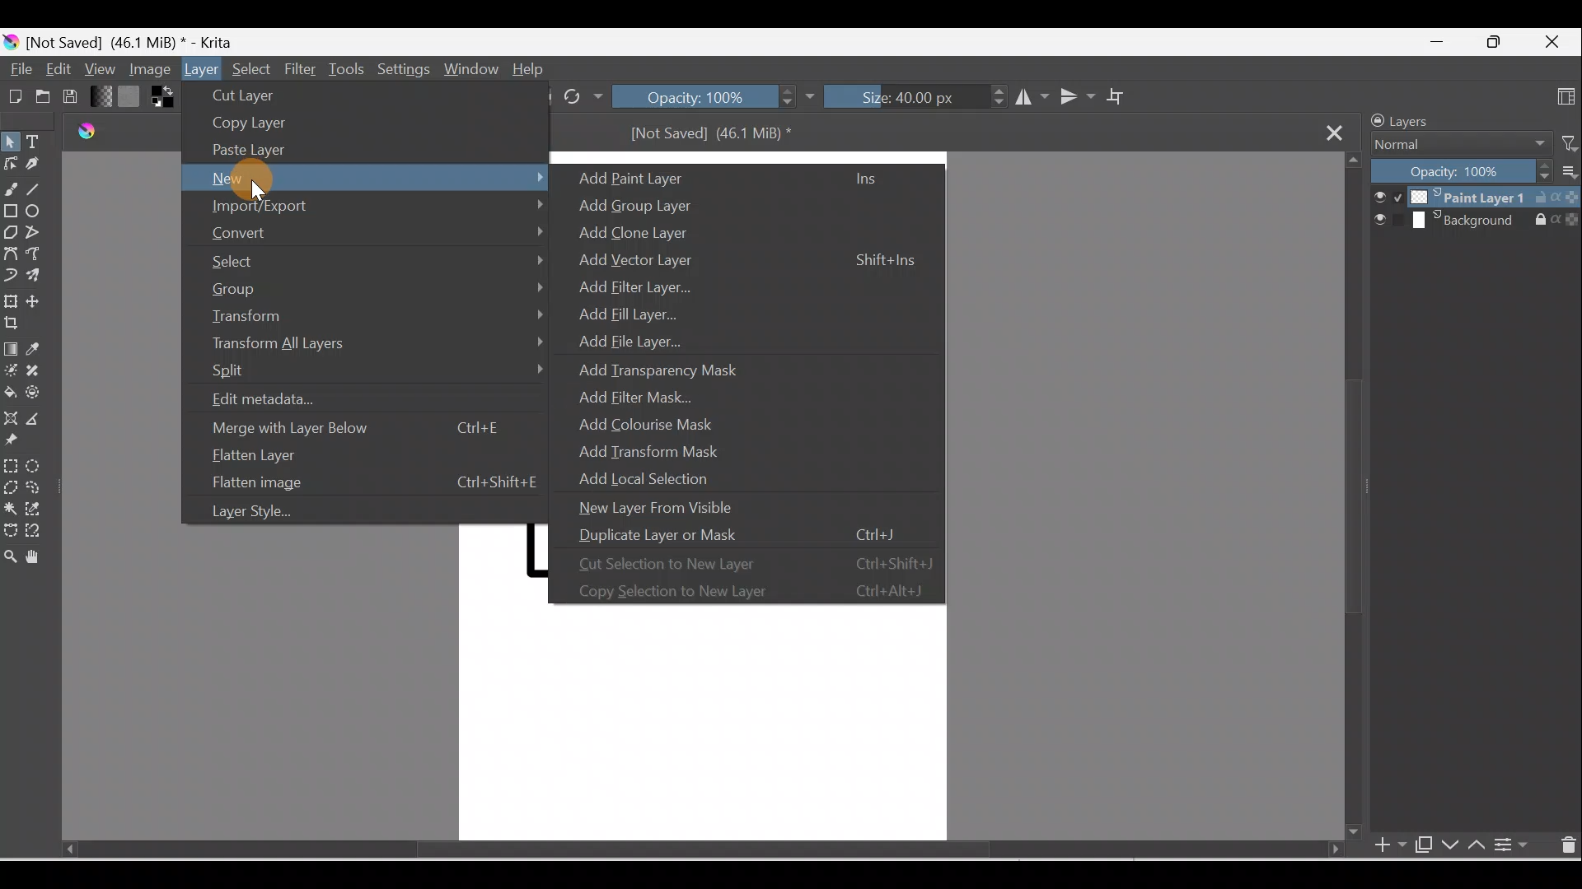  I want to click on Dynamic brush tool, so click(10, 276).